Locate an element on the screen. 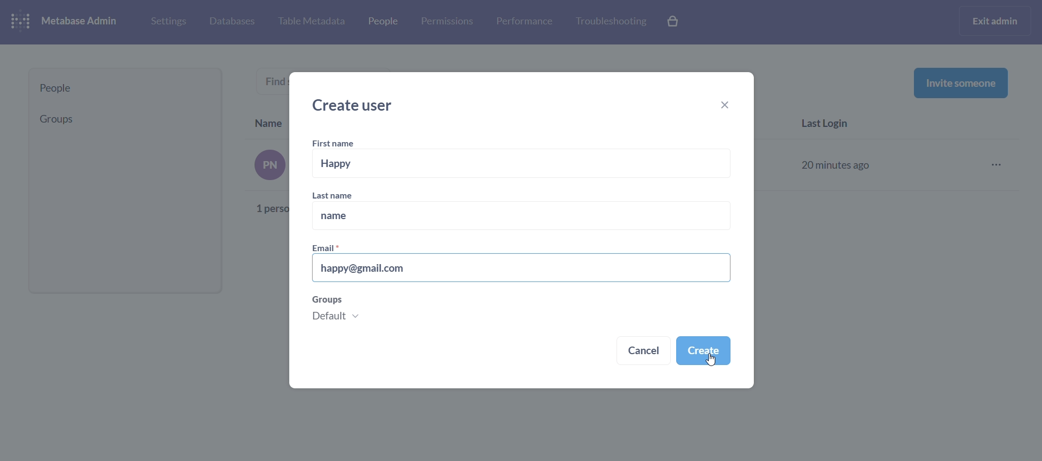 This screenshot has width=1042, height=461. invite someone is located at coordinates (961, 82).